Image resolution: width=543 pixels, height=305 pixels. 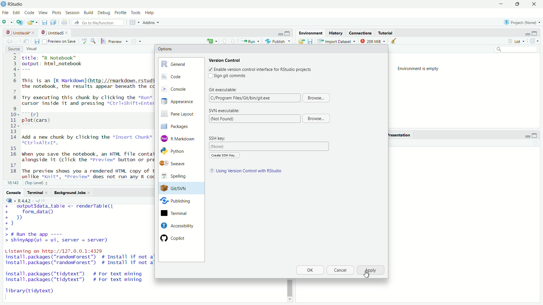 What do you see at coordinates (225, 60) in the screenshot?
I see `Version Control` at bounding box center [225, 60].